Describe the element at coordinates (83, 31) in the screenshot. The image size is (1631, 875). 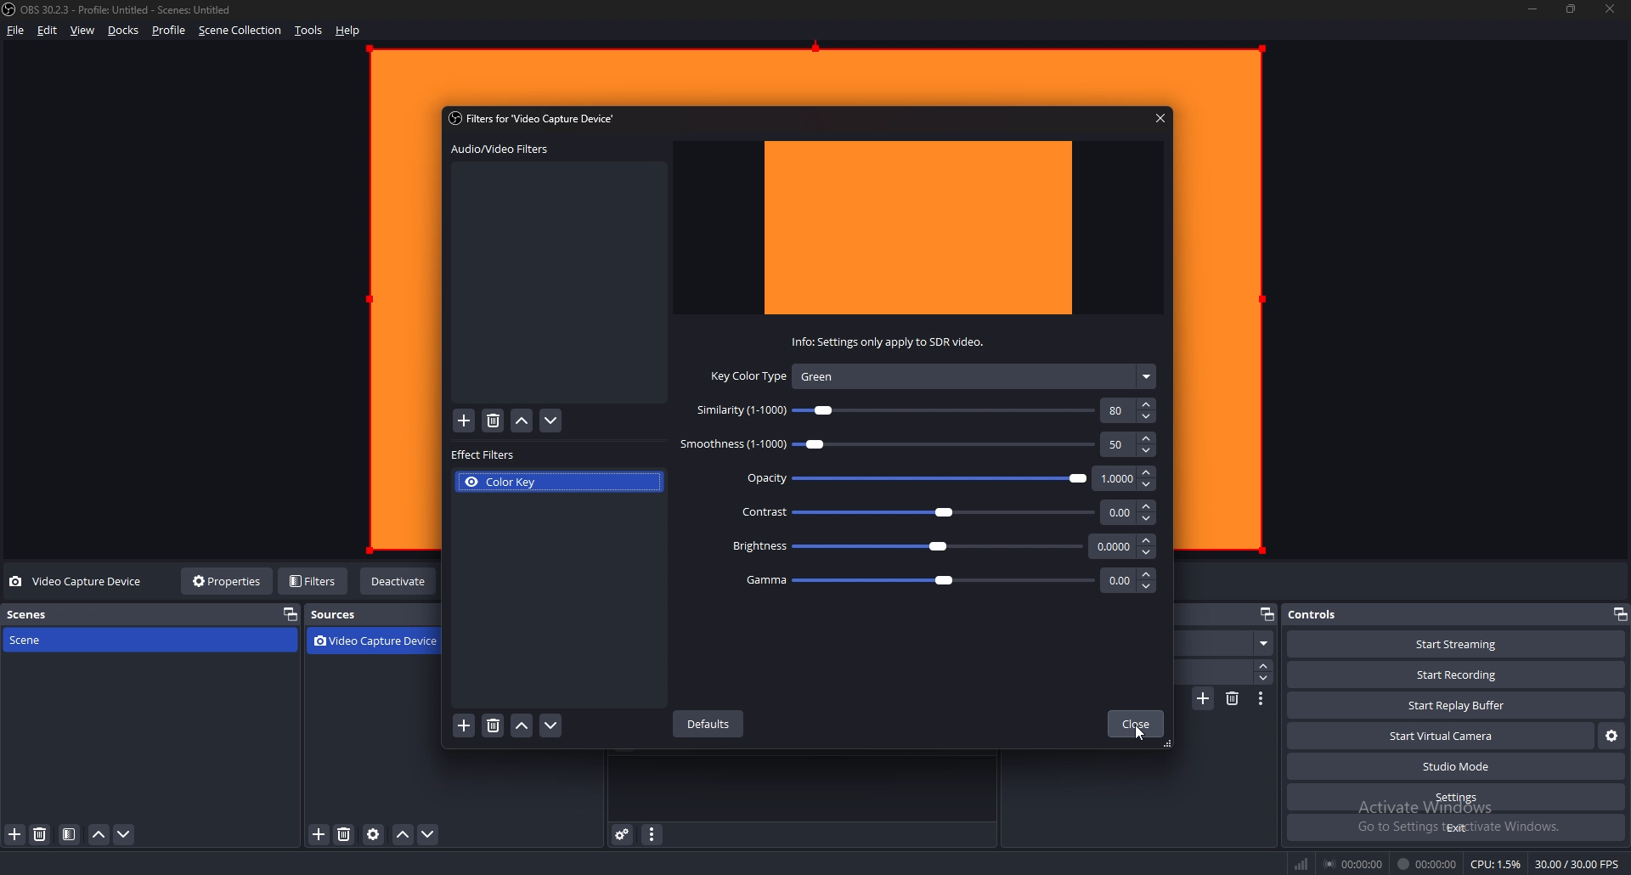
I see `view` at that location.